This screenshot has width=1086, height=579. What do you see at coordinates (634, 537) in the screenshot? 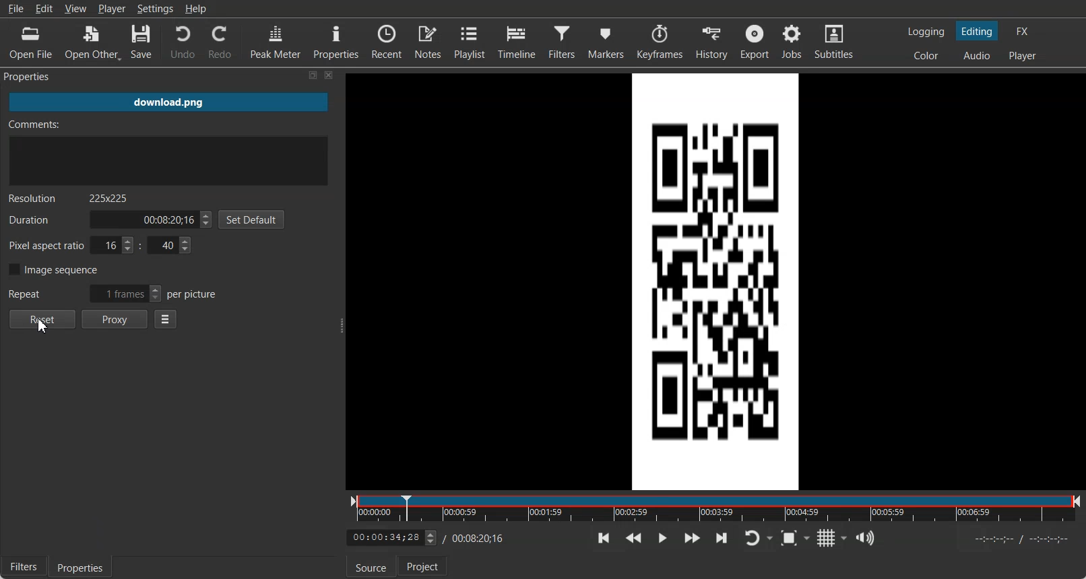
I see `Play quickly backward` at bounding box center [634, 537].